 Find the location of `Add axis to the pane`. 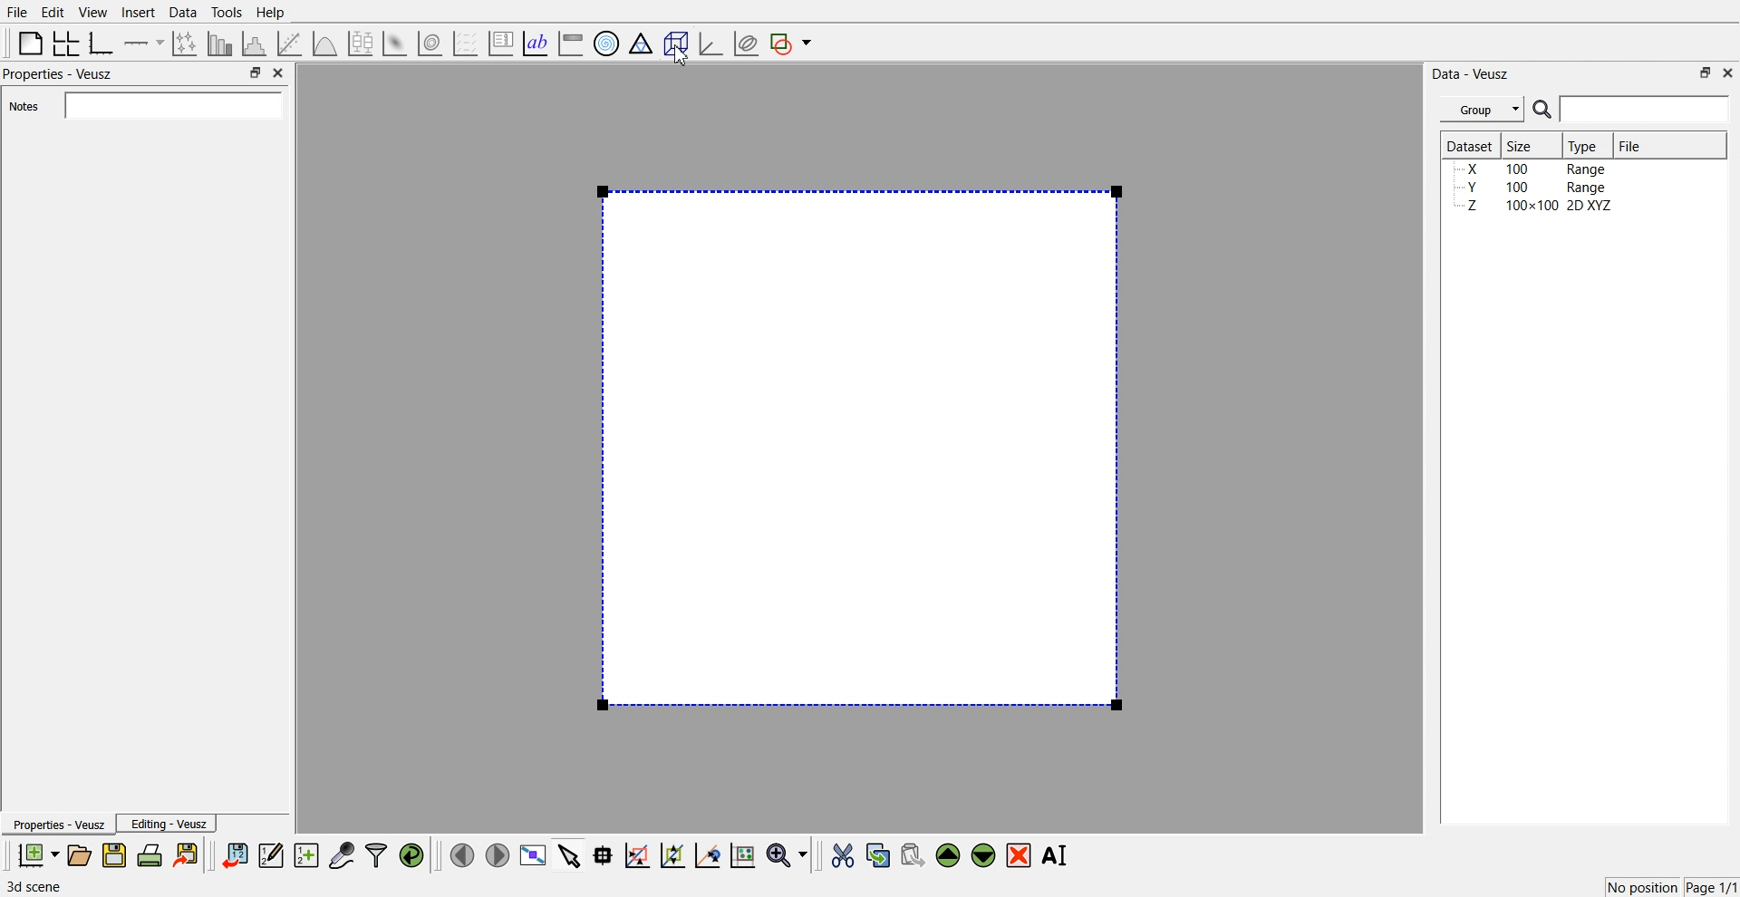

Add axis to the pane is located at coordinates (143, 44).